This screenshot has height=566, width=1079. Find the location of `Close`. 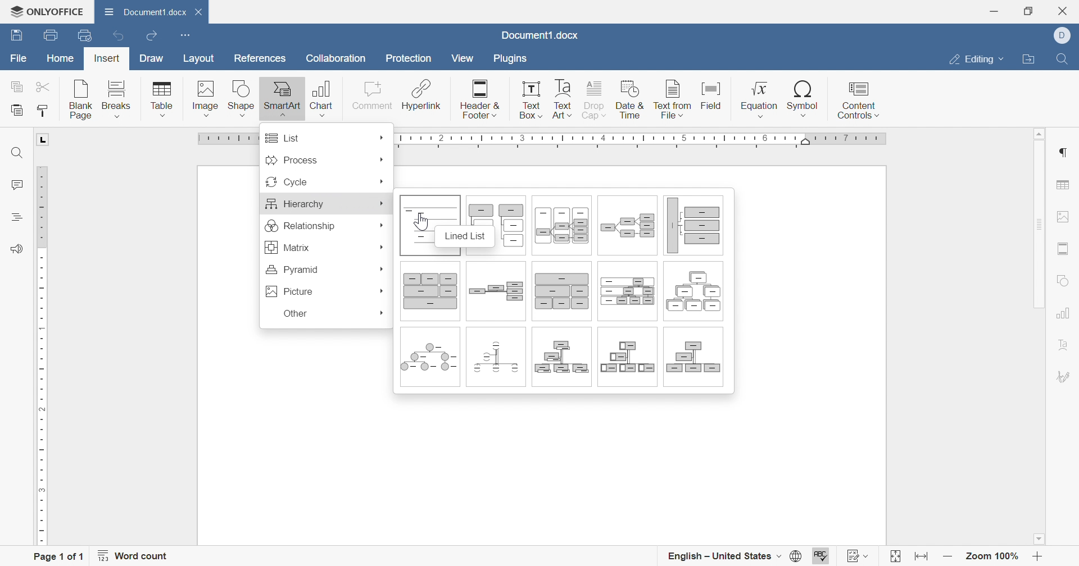

Close is located at coordinates (201, 11).